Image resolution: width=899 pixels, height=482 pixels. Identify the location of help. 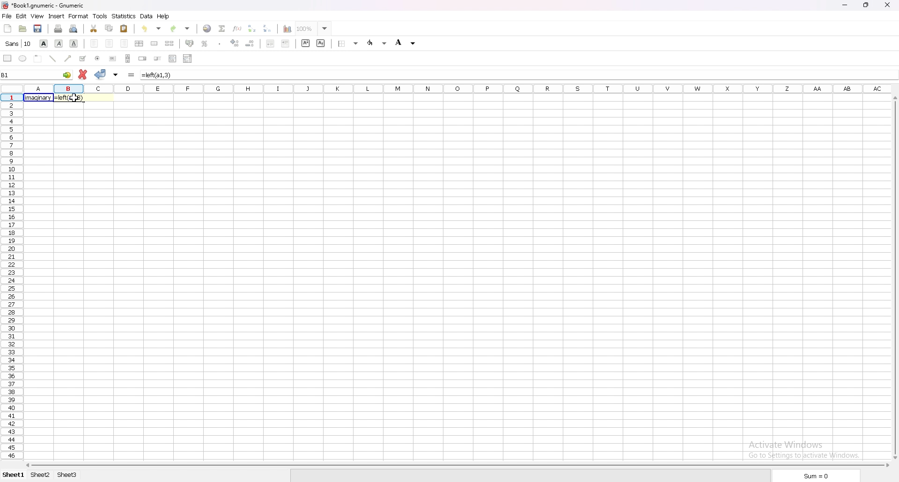
(163, 16).